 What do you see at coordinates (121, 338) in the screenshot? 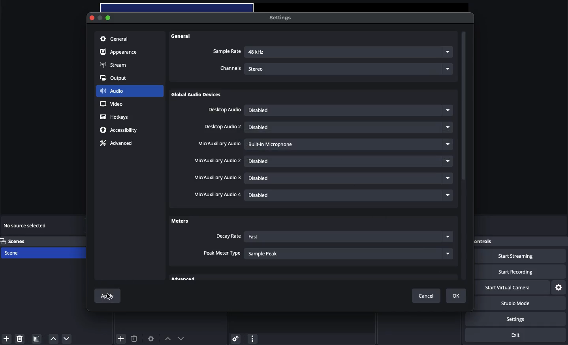
I see `Add` at bounding box center [121, 338].